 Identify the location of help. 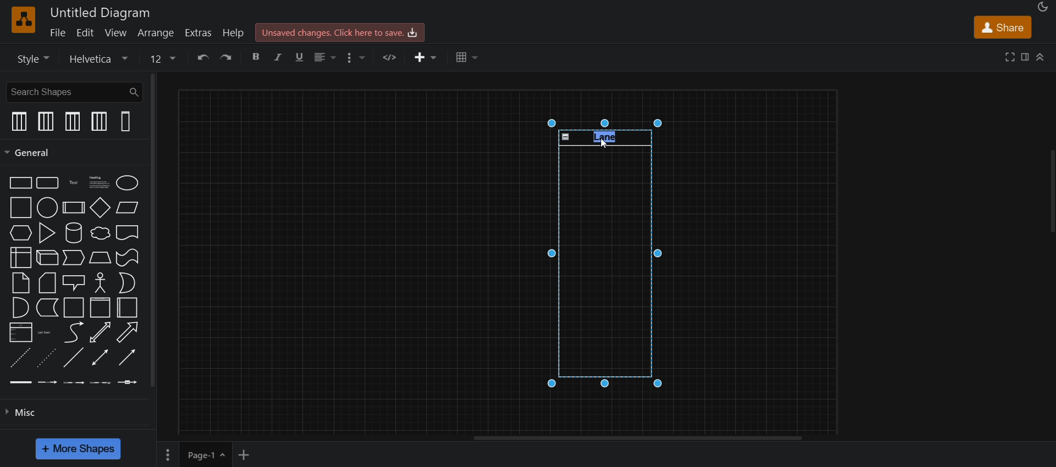
(234, 31).